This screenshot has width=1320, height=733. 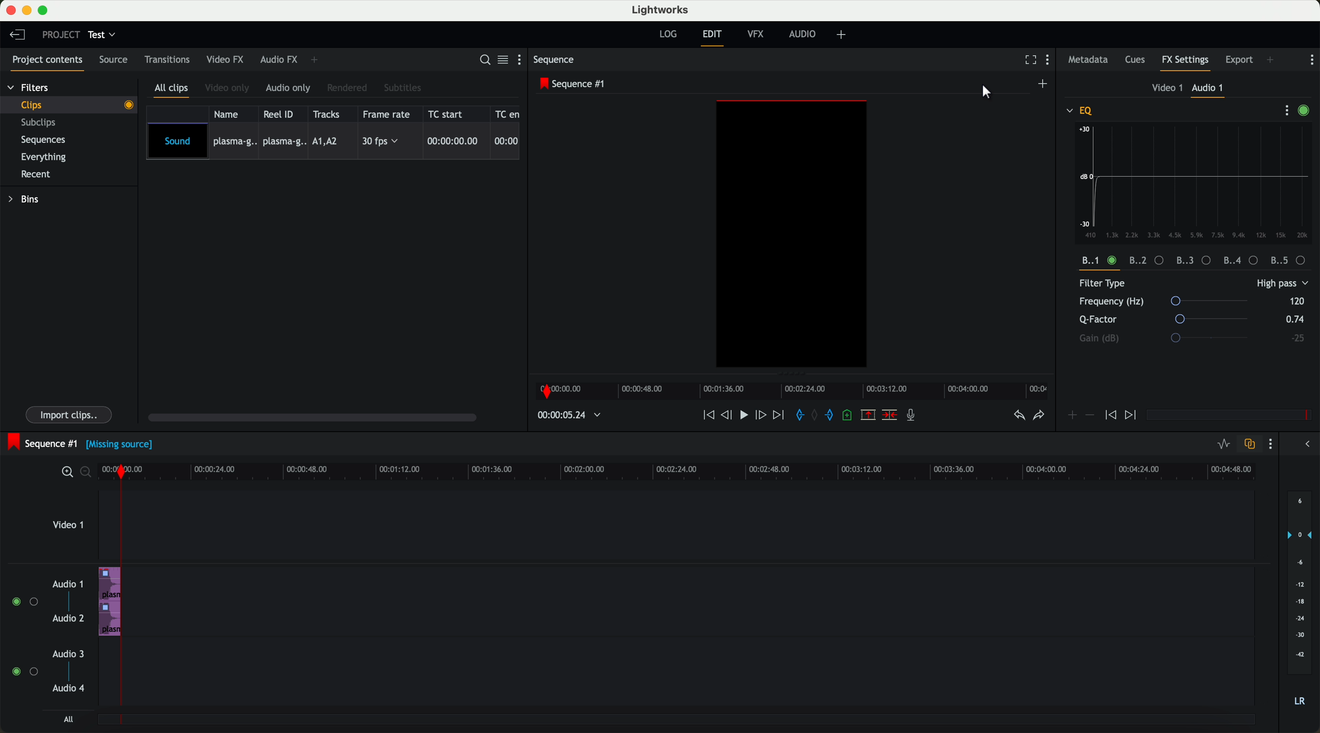 I want to click on audios, so click(x=46, y=637).